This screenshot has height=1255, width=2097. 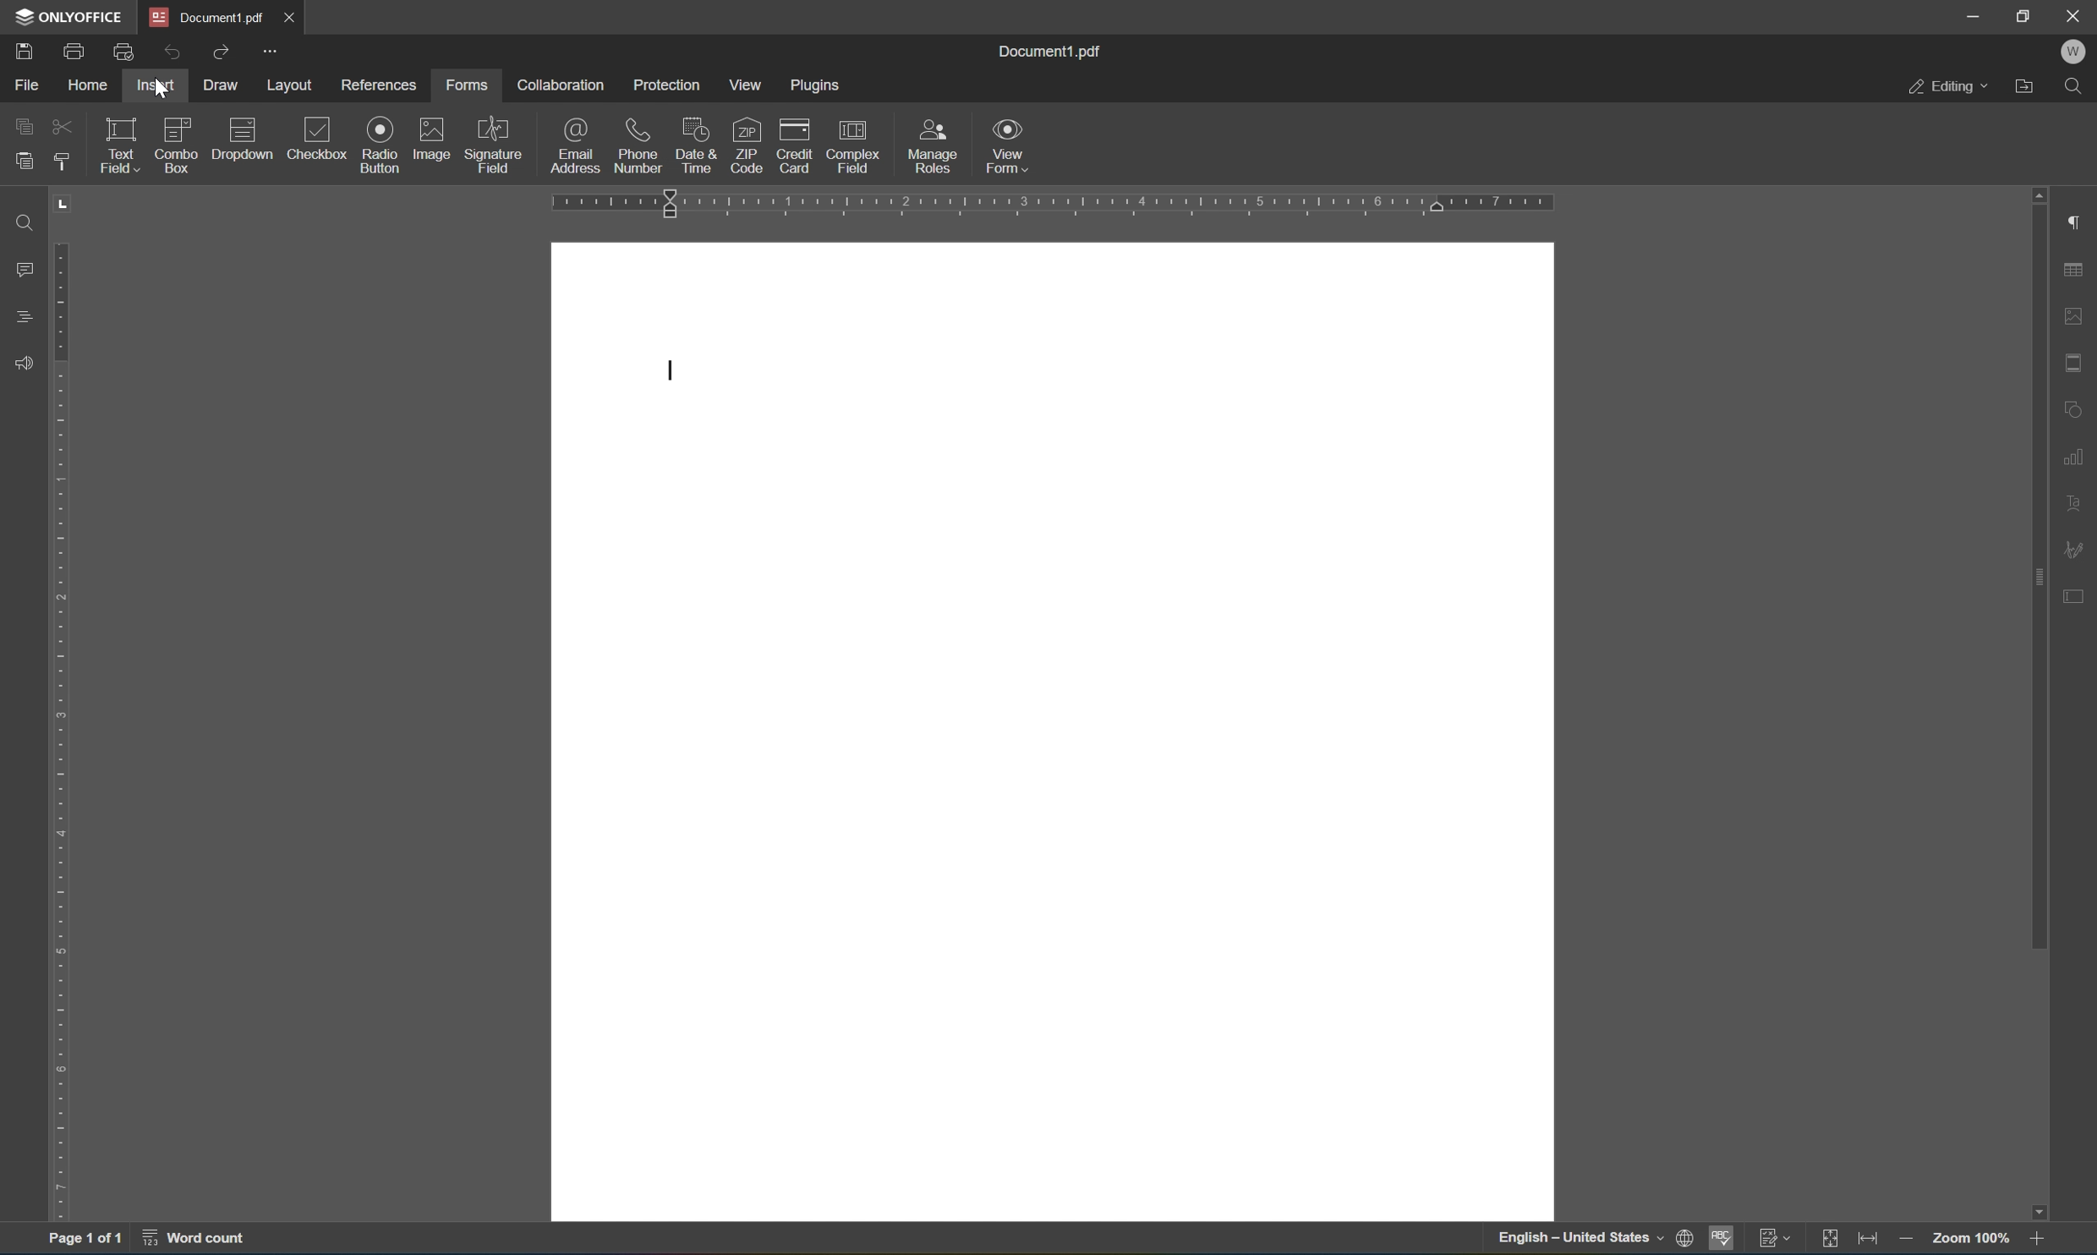 What do you see at coordinates (271, 50) in the screenshot?
I see `More` at bounding box center [271, 50].